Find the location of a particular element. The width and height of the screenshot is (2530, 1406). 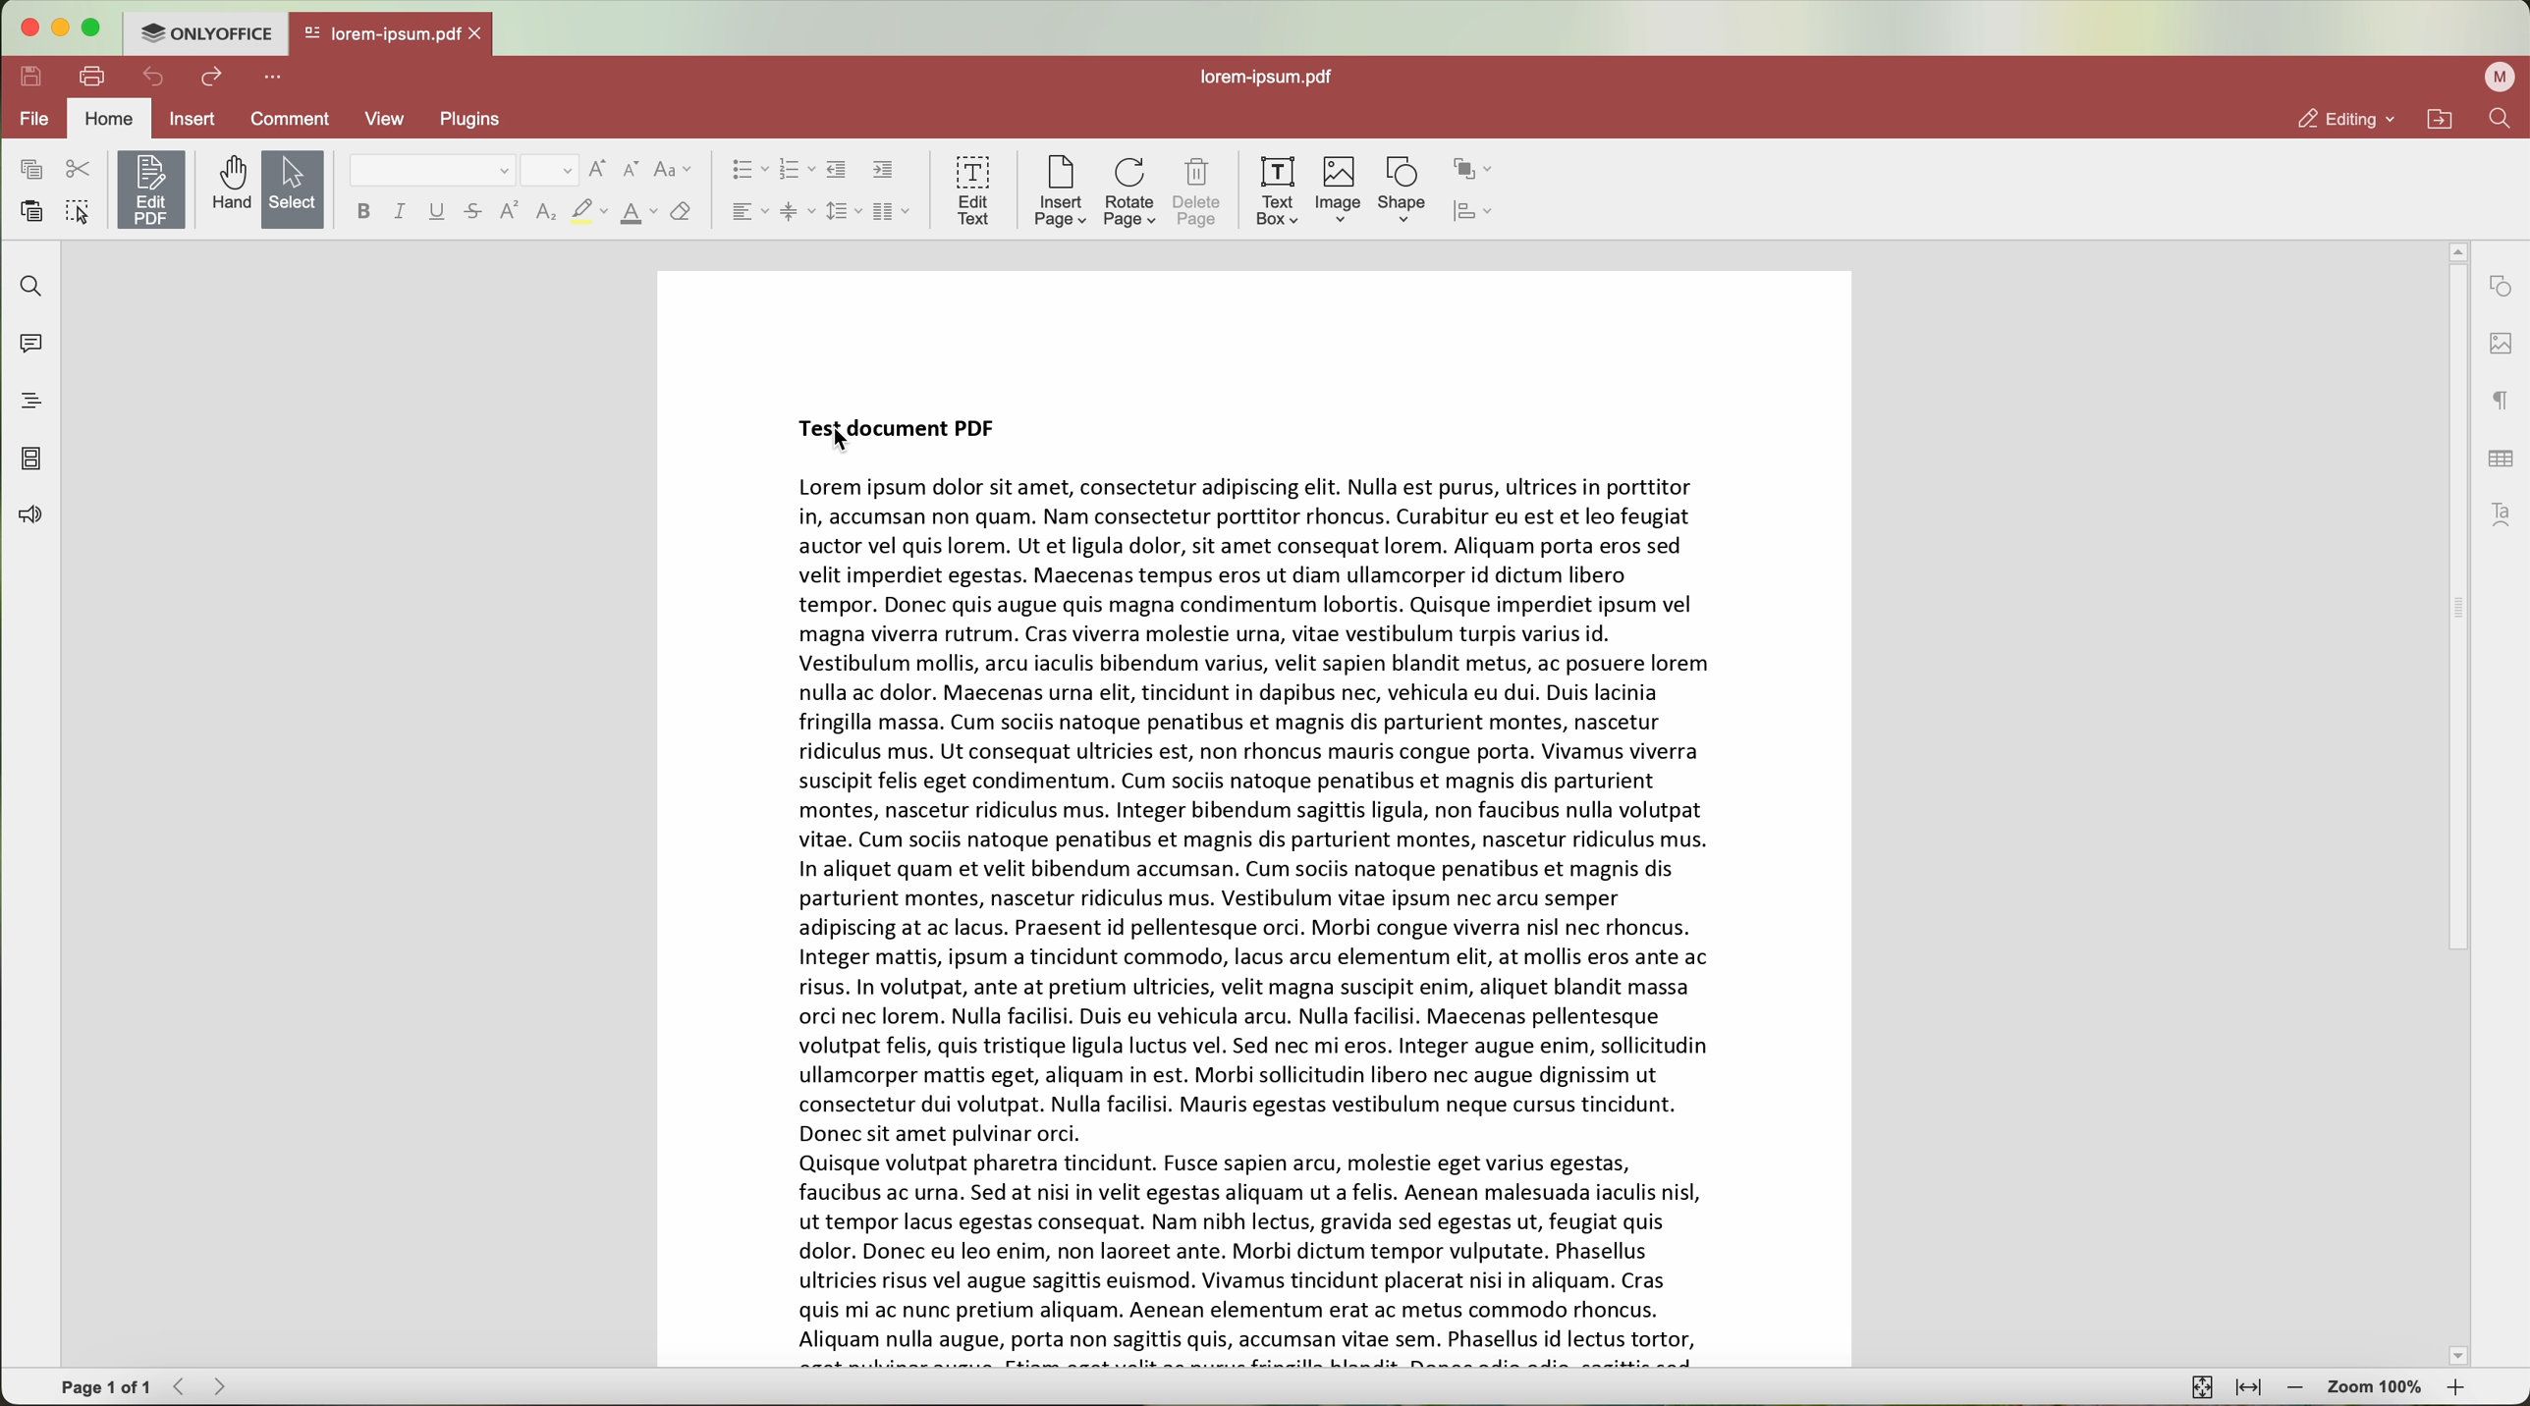

cut is located at coordinates (83, 169).